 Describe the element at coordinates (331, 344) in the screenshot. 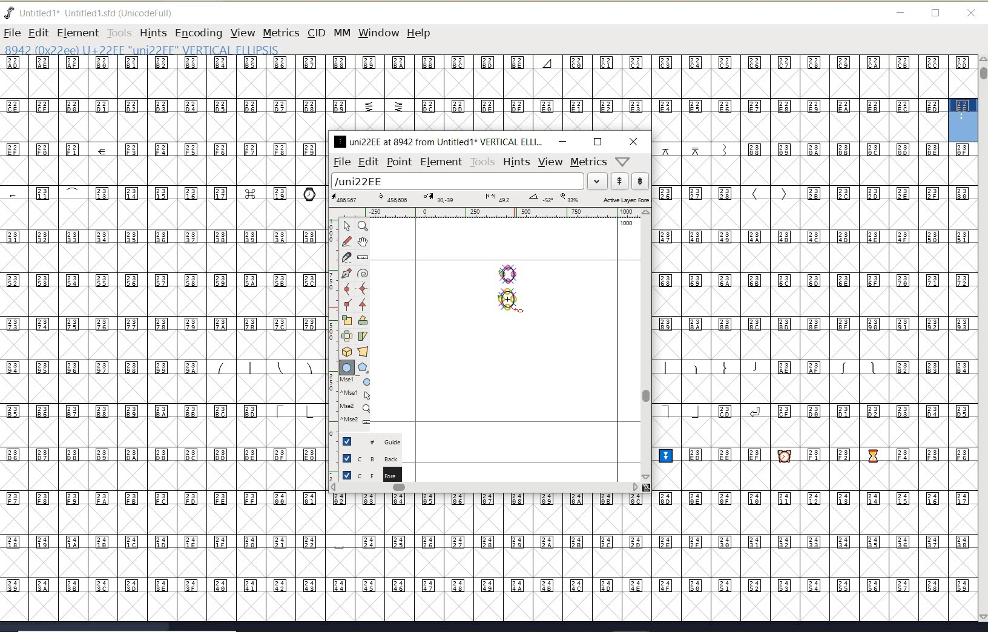

I see `SCALE` at that location.